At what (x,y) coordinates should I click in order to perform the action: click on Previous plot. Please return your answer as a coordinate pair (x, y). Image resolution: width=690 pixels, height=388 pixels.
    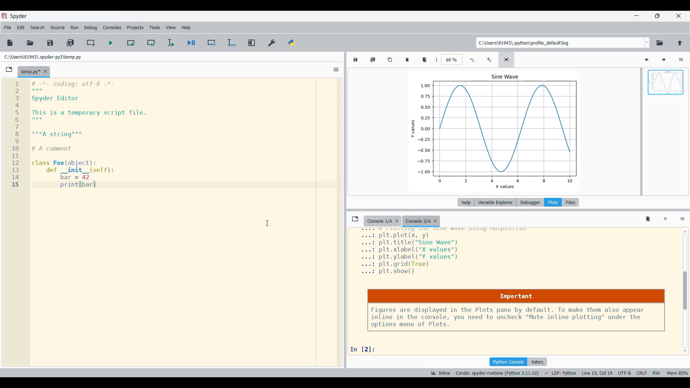
    Looking at the image, I should click on (647, 60).